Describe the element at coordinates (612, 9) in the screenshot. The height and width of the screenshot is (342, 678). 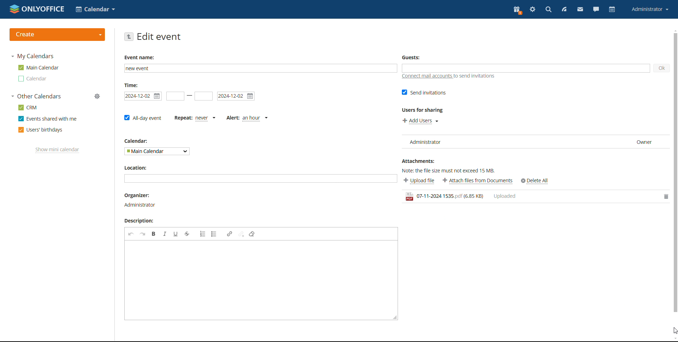
I see `calendar` at that location.